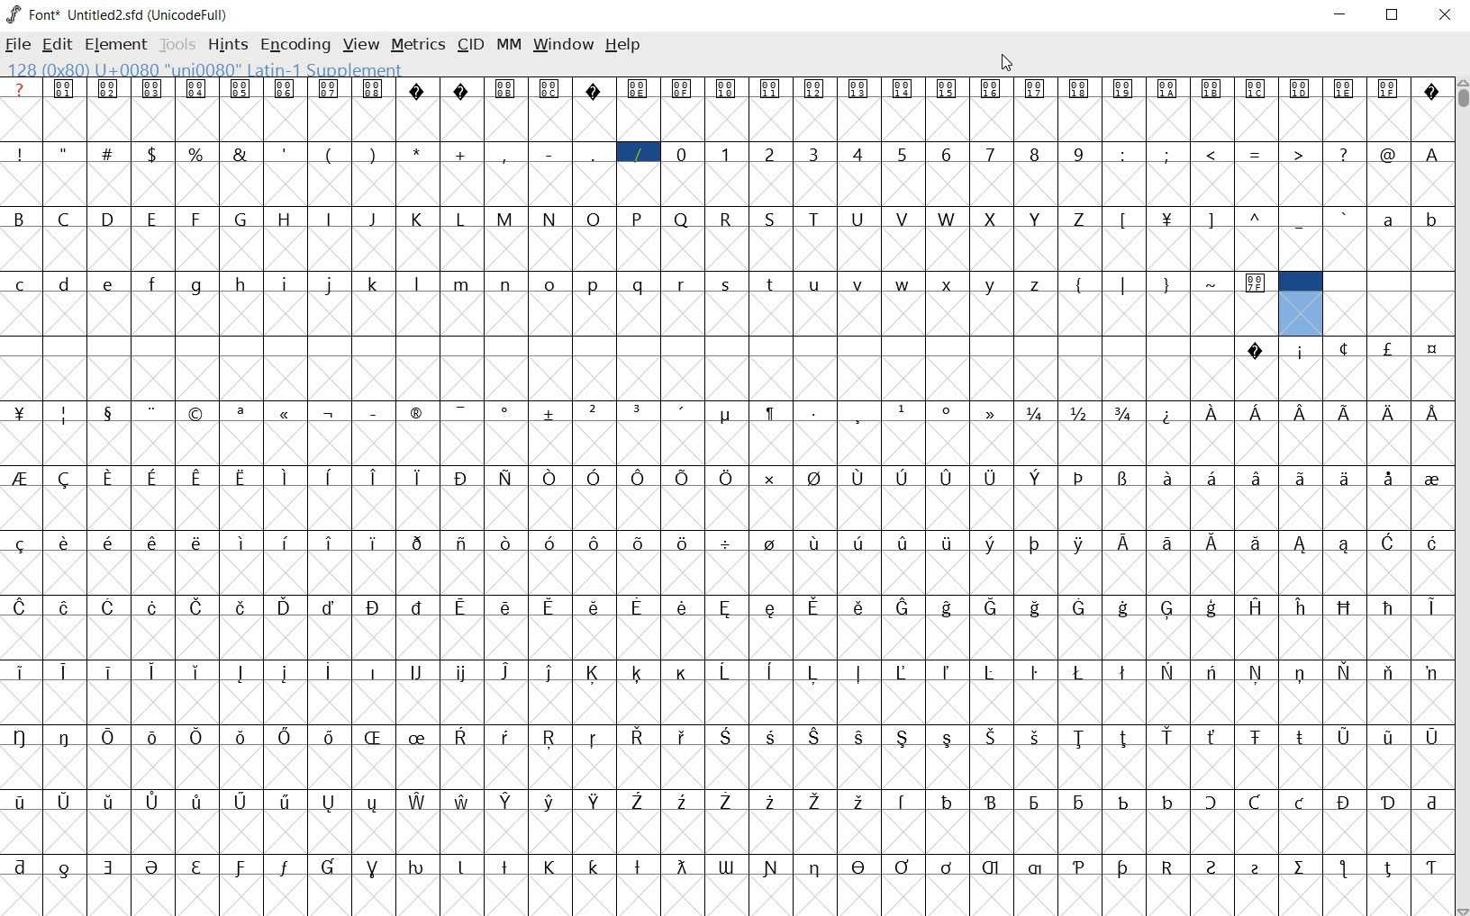  I want to click on Symbol, so click(1124, 541).